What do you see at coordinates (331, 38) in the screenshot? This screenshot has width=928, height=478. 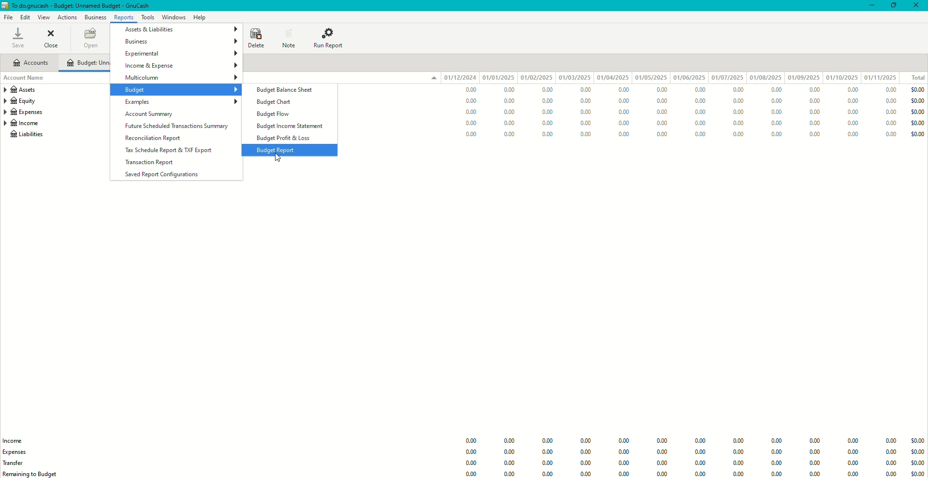 I see `Run Report` at bounding box center [331, 38].